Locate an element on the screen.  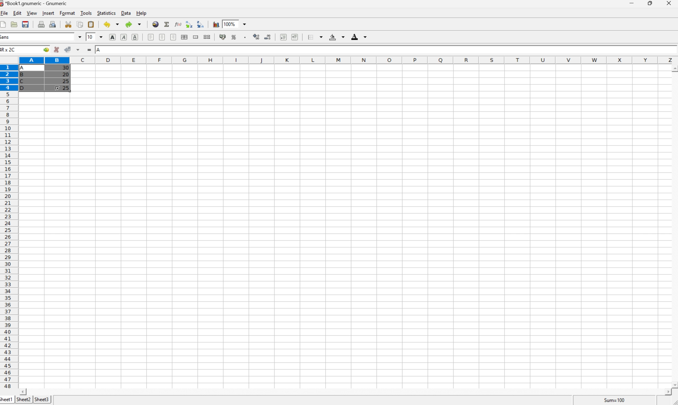
Help is located at coordinates (142, 13).